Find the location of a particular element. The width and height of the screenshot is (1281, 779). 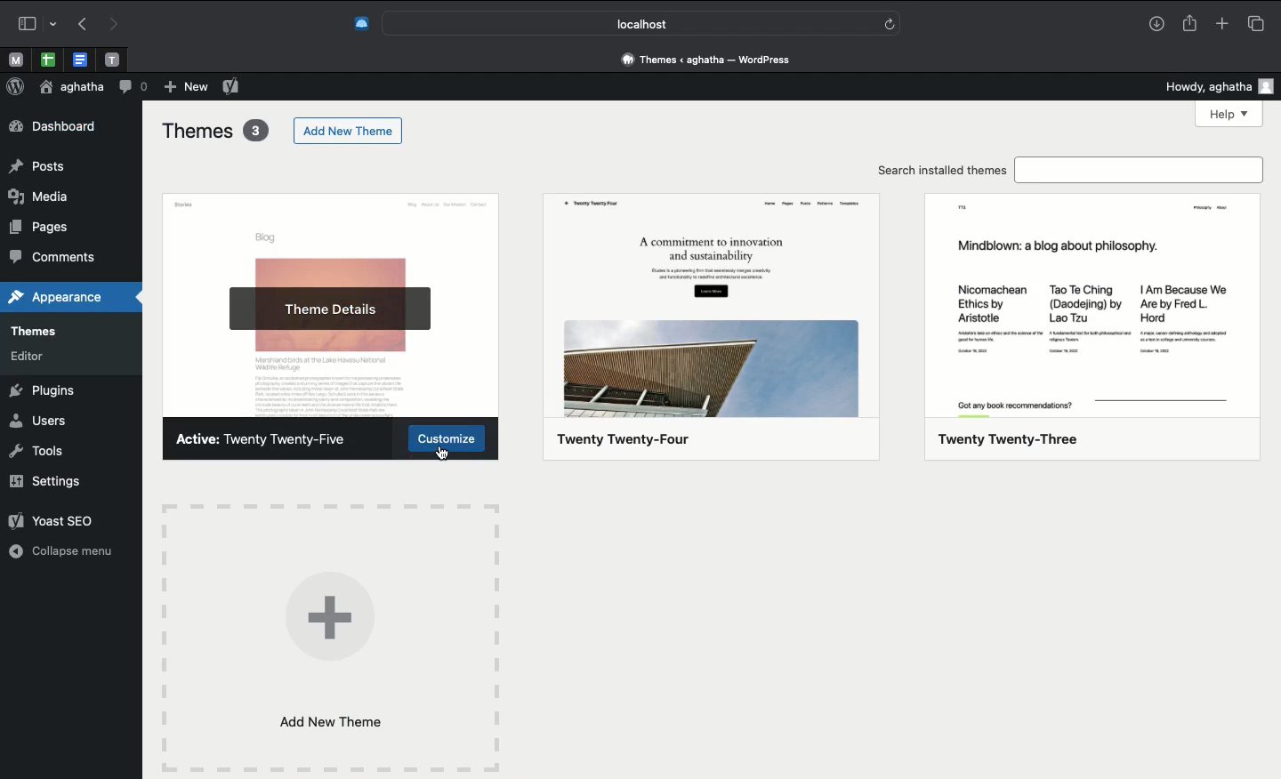

Help is located at coordinates (1232, 116).